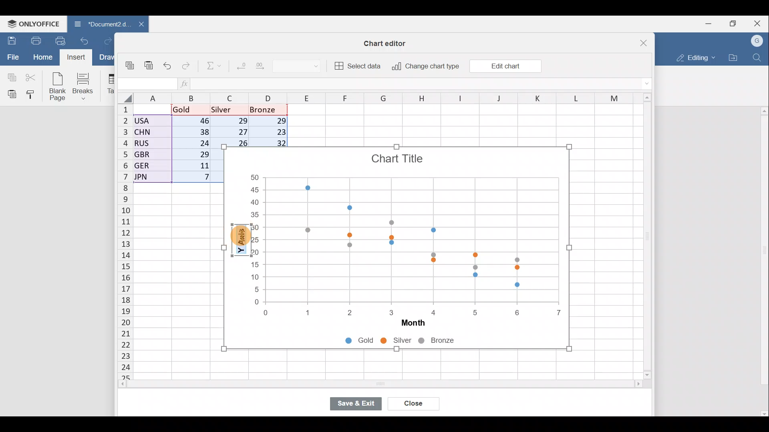 This screenshot has height=432, width=769. I want to click on Print file, so click(33, 40).